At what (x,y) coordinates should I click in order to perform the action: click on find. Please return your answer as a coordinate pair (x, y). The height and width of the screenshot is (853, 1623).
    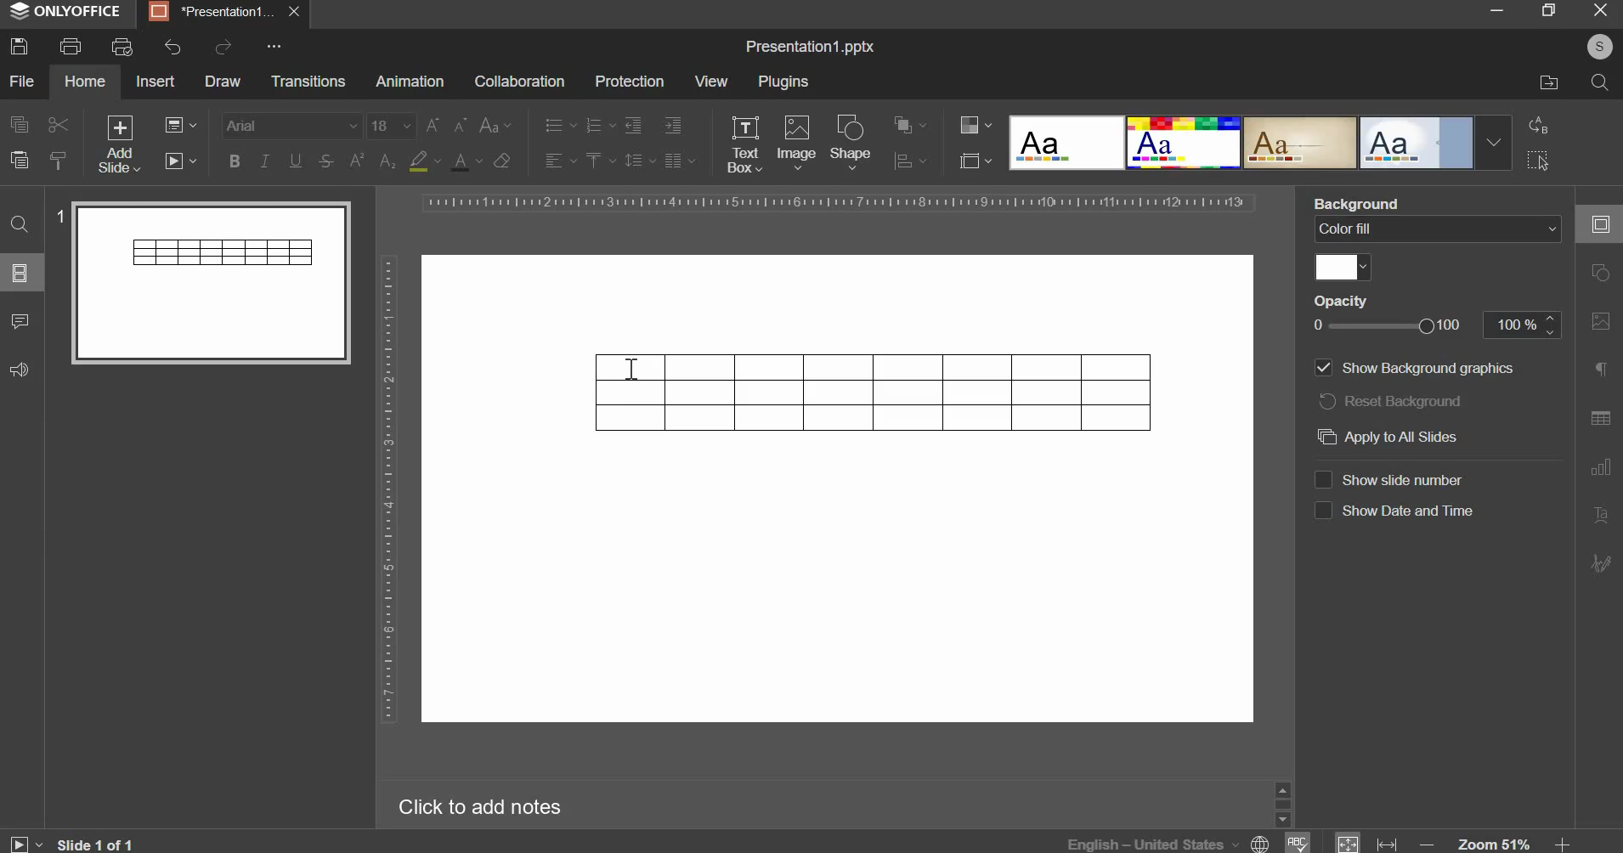
    Looking at the image, I should click on (20, 224).